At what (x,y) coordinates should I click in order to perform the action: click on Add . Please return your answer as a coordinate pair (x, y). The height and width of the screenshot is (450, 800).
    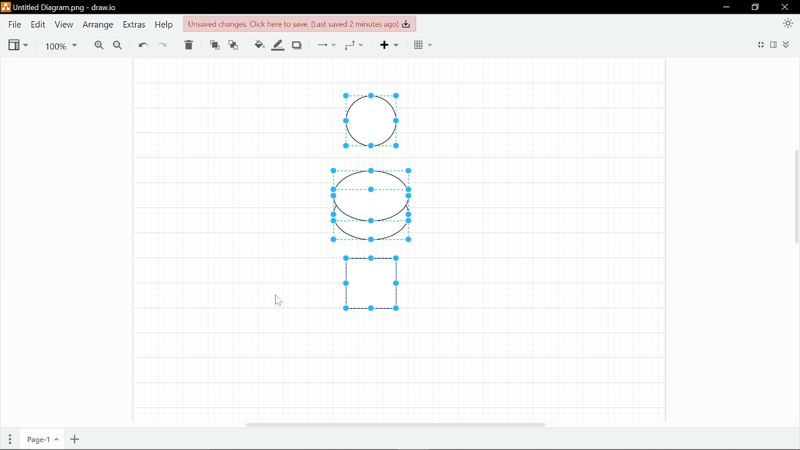
    Looking at the image, I should click on (386, 45).